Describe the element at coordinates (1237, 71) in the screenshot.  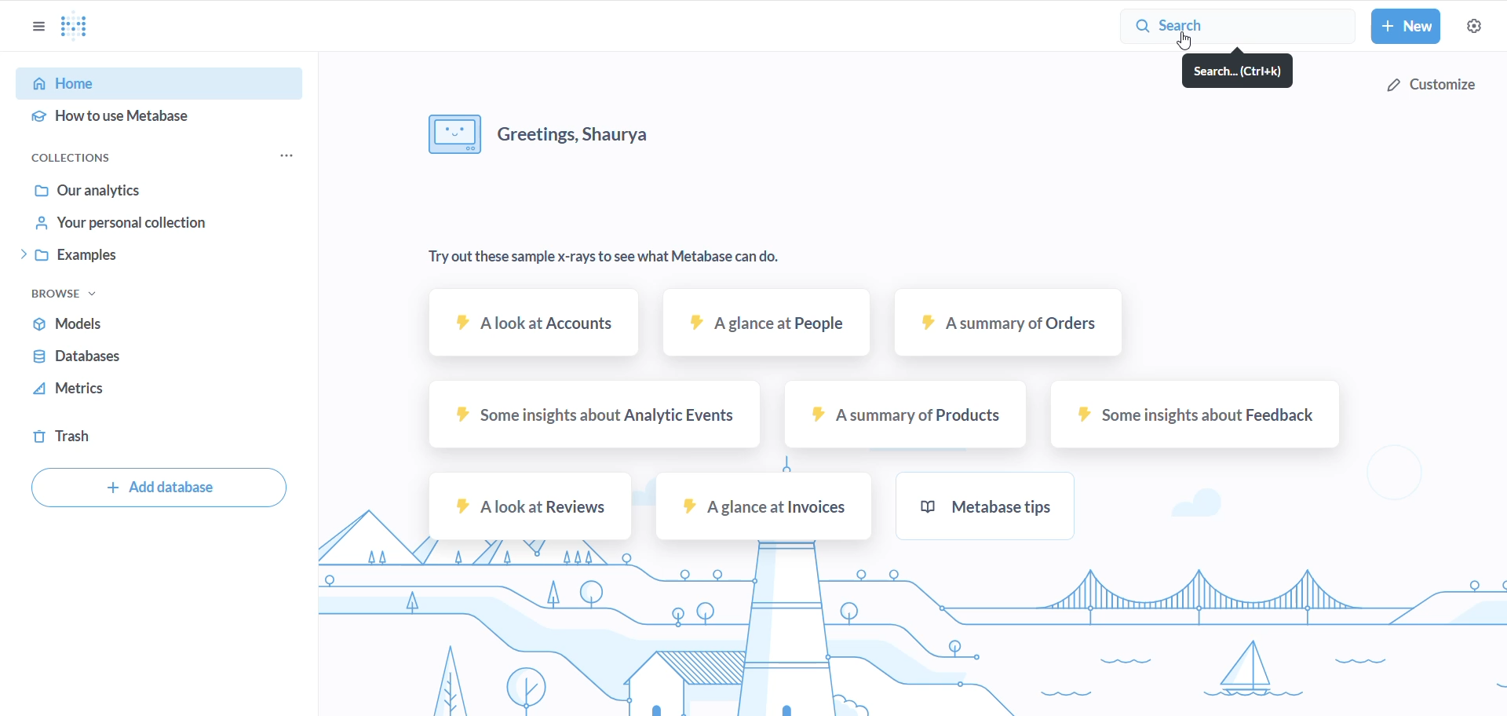
I see `search` at that location.